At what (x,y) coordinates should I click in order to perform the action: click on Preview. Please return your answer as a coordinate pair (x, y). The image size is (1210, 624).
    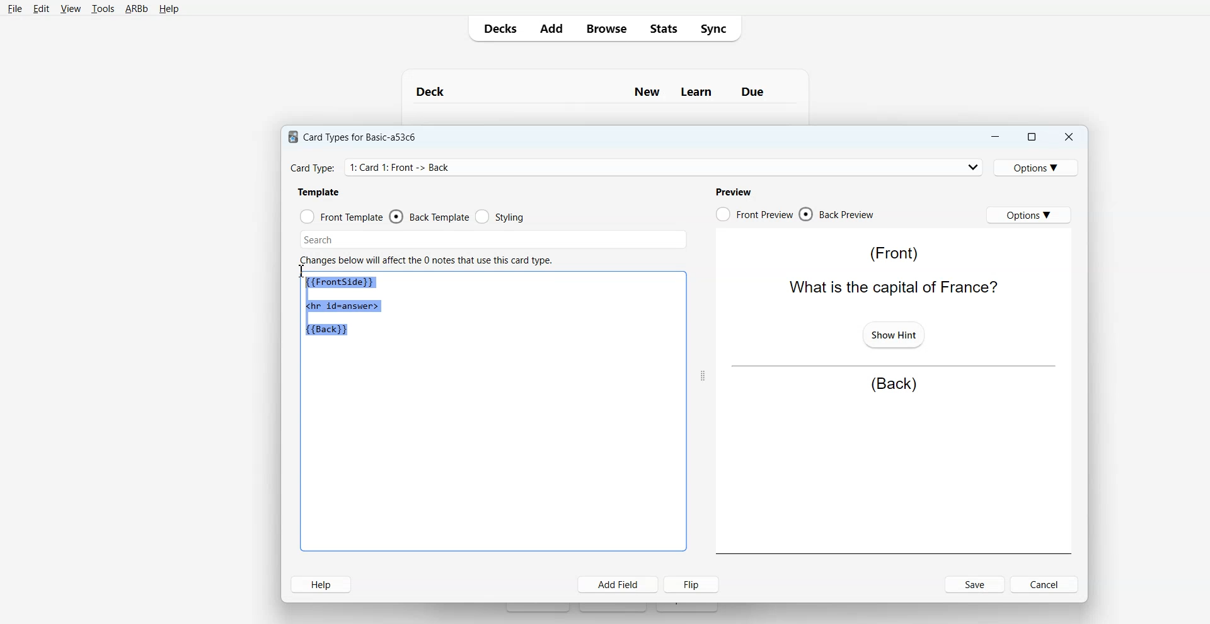
    Looking at the image, I should click on (733, 192).